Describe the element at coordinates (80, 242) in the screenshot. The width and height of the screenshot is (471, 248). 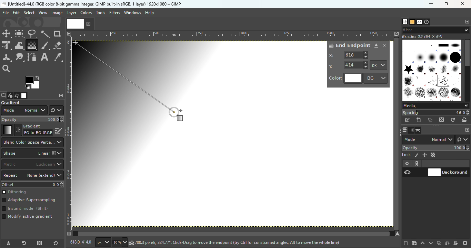
I see `460,100` at that location.